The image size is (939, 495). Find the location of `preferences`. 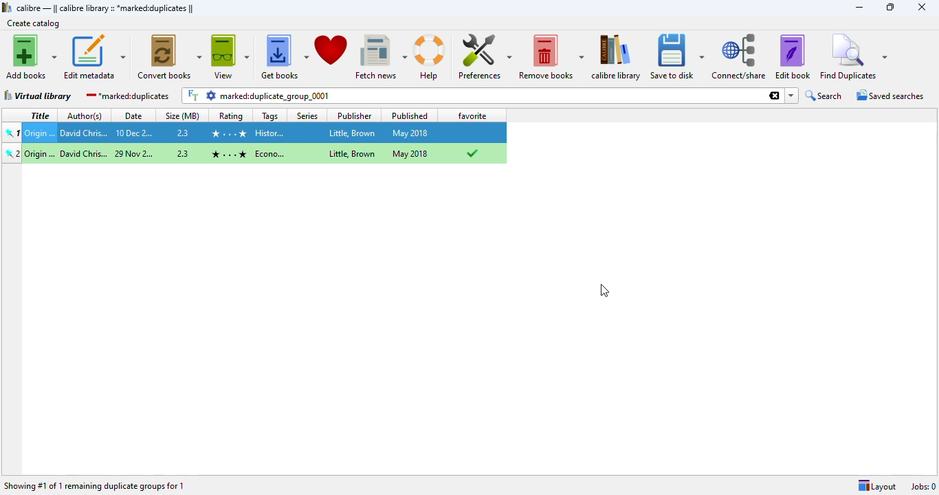

preferences is located at coordinates (484, 56).